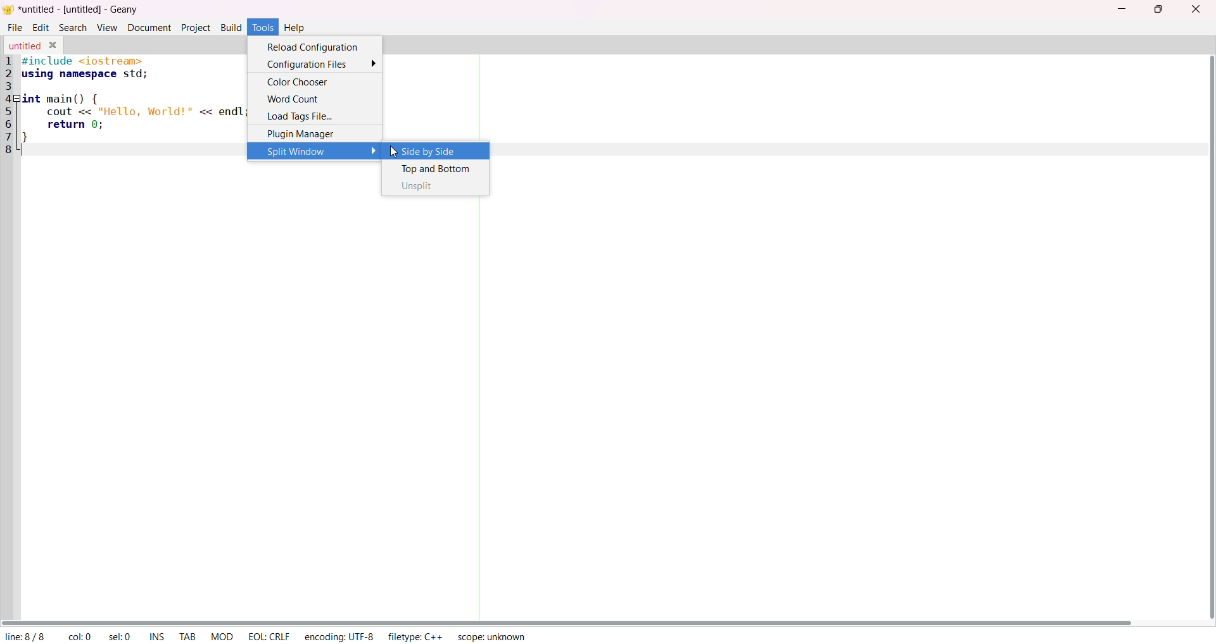 The image size is (1216, 644). What do you see at coordinates (231, 27) in the screenshot?
I see `Build` at bounding box center [231, 27].